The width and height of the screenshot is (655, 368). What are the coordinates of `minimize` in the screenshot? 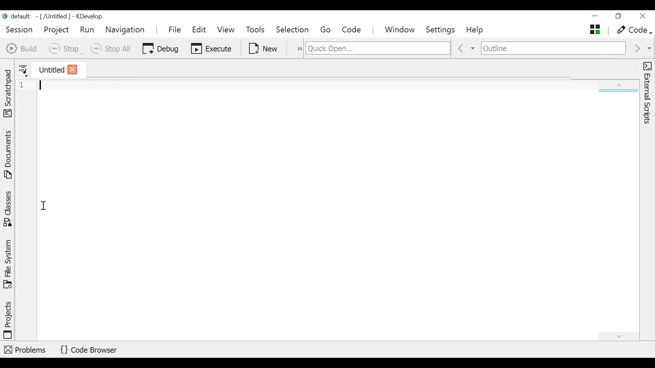 It's located at (595, 16).